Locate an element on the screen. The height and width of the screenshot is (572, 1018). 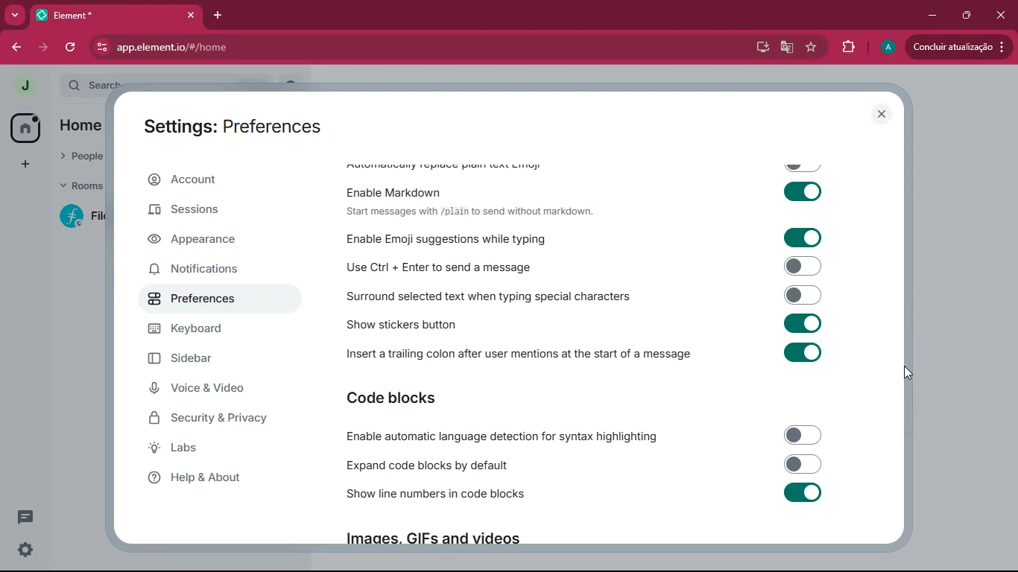
home is located at coordinates (80, 127).